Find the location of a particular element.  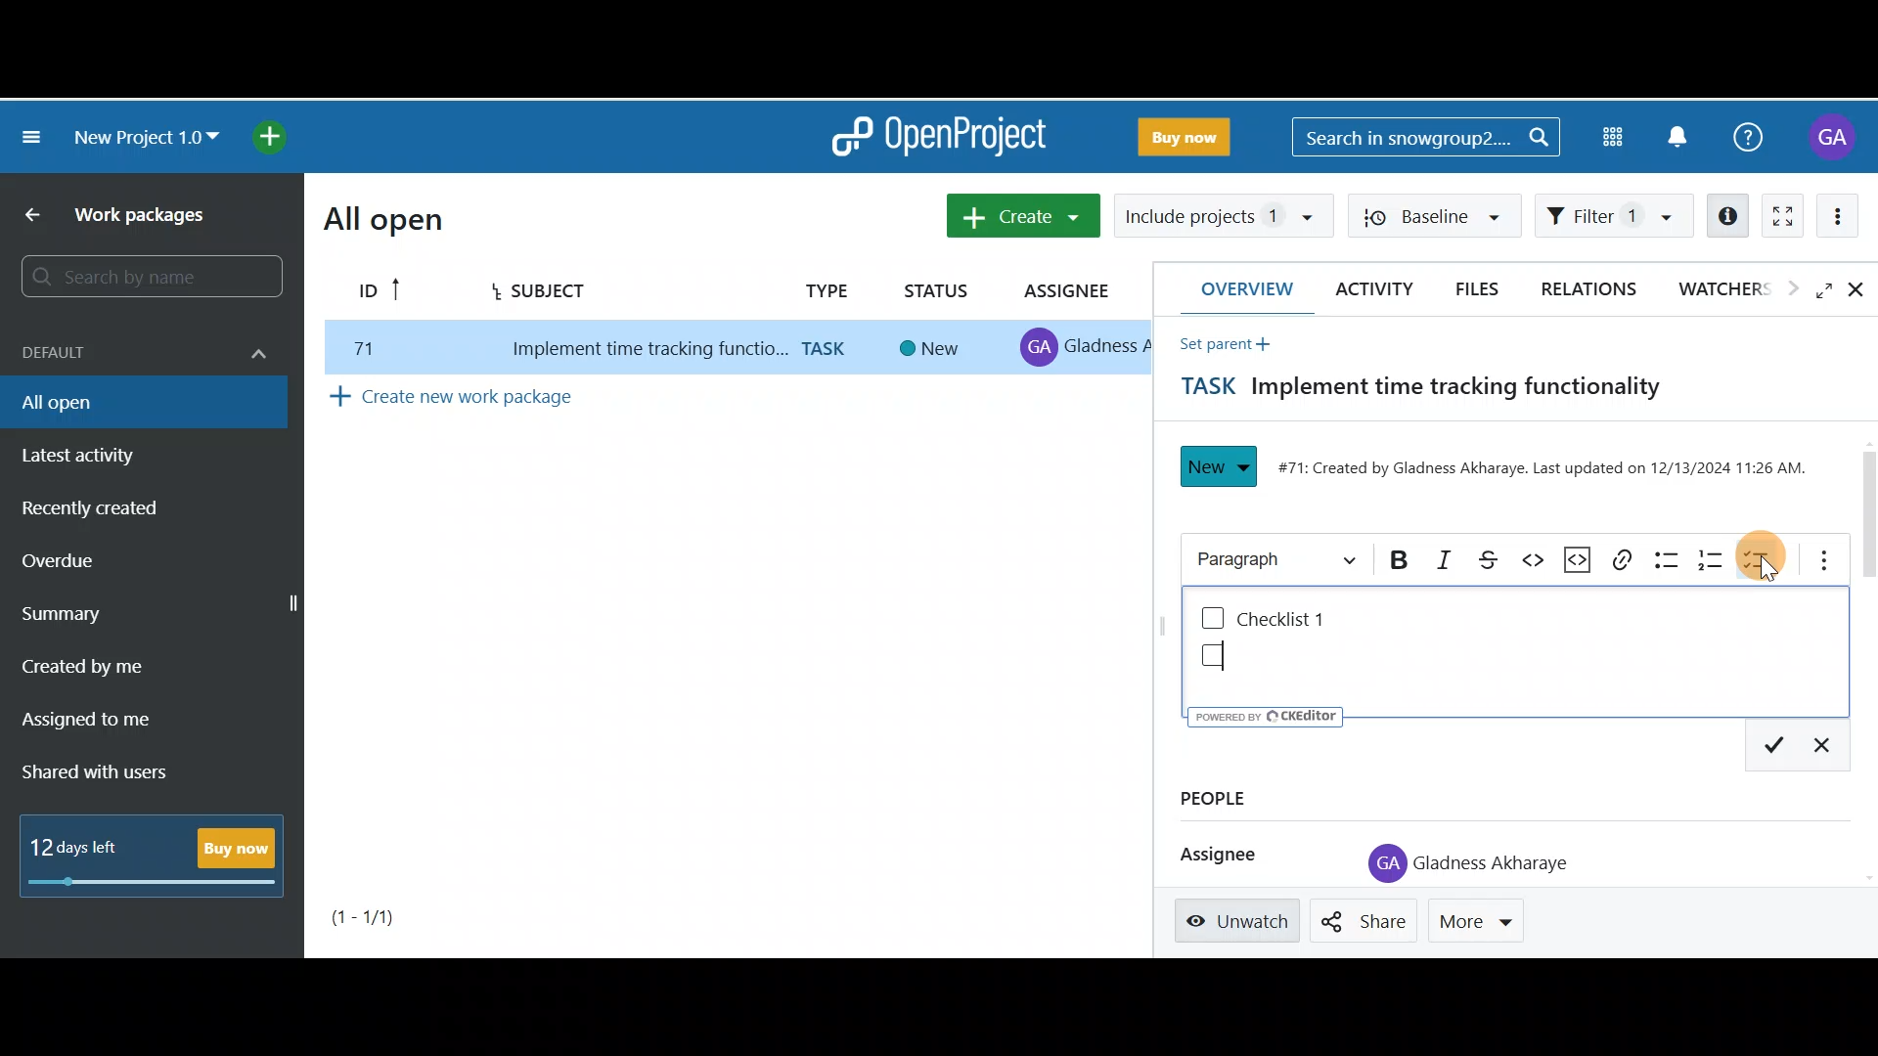

cursor is located at coordinates (1771, 573).